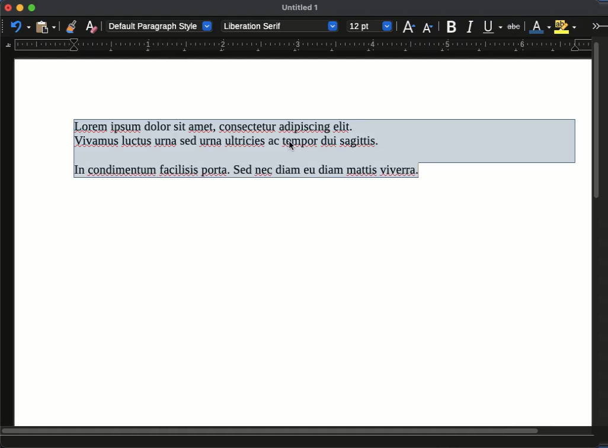  Describe the element at coordinates (453, 26) in the screenshot. I see `bold` at that location.